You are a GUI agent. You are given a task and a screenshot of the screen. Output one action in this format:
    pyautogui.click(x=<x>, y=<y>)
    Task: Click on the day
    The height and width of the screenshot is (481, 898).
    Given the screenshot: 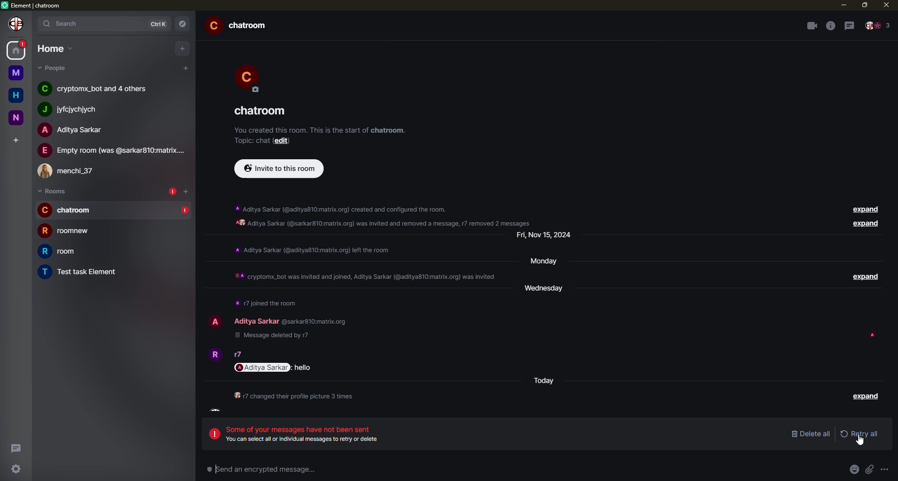 What is the action you would take?
    pyautogui.click(x=545, y=381)
    